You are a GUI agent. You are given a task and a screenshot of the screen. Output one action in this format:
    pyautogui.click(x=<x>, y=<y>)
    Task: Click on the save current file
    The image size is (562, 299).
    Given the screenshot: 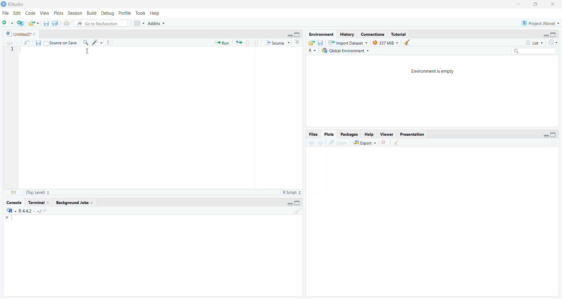 What is the action you would take?
    pyautogui.click(x=37, y=43)
    